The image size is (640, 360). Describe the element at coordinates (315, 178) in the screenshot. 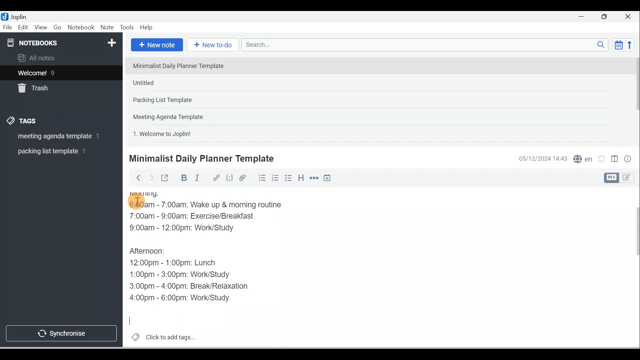

I see `Horizontal rule` at that location.